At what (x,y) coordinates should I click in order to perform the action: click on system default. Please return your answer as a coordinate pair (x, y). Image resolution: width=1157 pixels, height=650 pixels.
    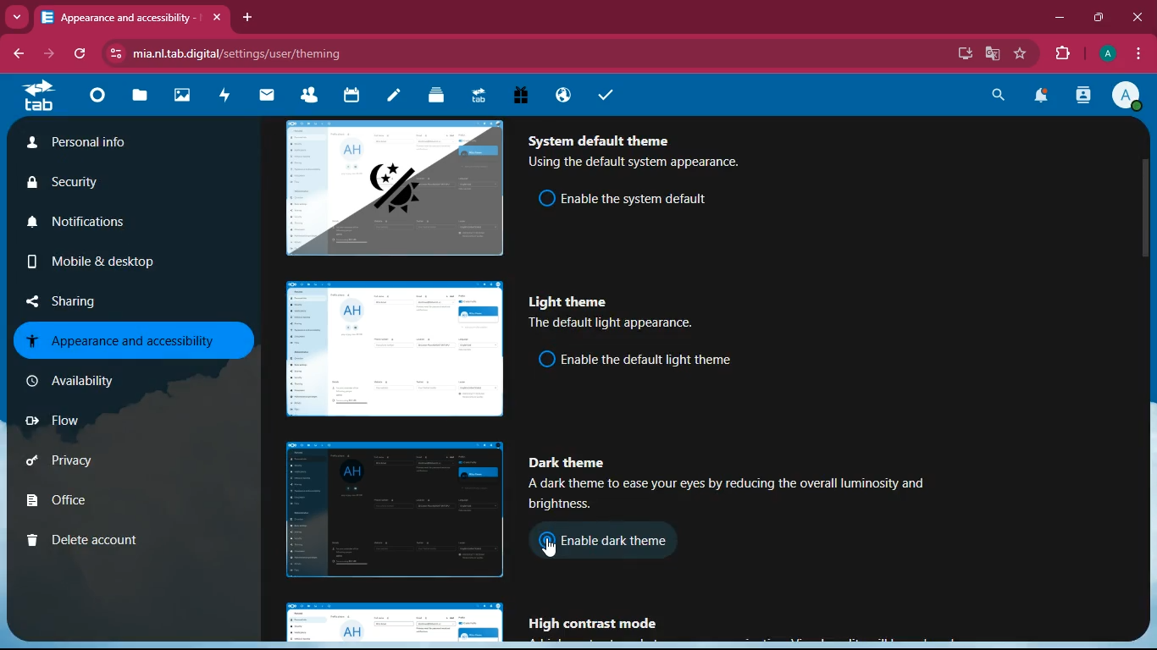
    Looking at the image, I should click on (602, 137).